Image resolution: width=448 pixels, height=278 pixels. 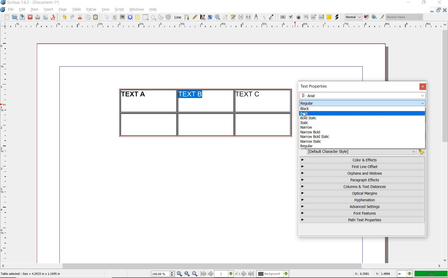 What do you see at coordinates (97, 17) in the screenshot?
I see `paste` at bounding box center [97, 17].